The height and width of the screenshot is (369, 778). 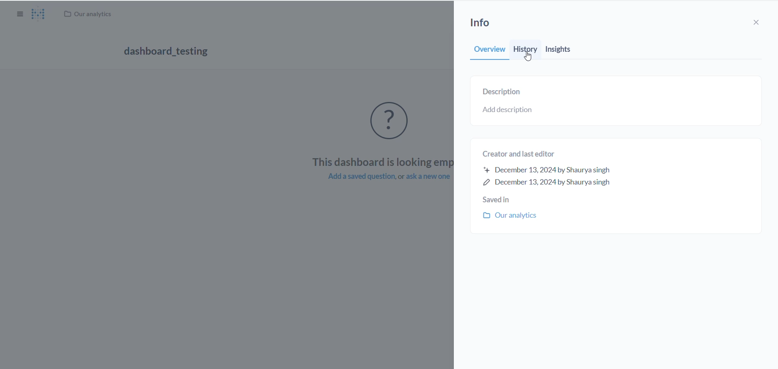 What do you see at coordinates (380, 161) in the screenshot?
I see `This dashboard is looking empty.` at bounding box center [380, 161].